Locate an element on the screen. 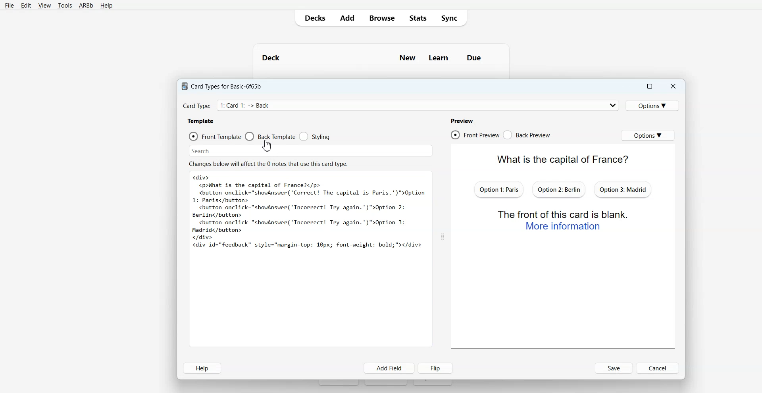 This screenshot has width=762, height=393. View is located at coordinates (44, 5).